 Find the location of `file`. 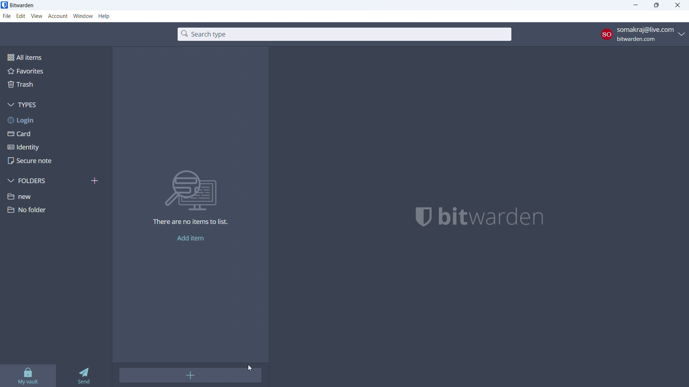

file is located at coordinates (7, 16).